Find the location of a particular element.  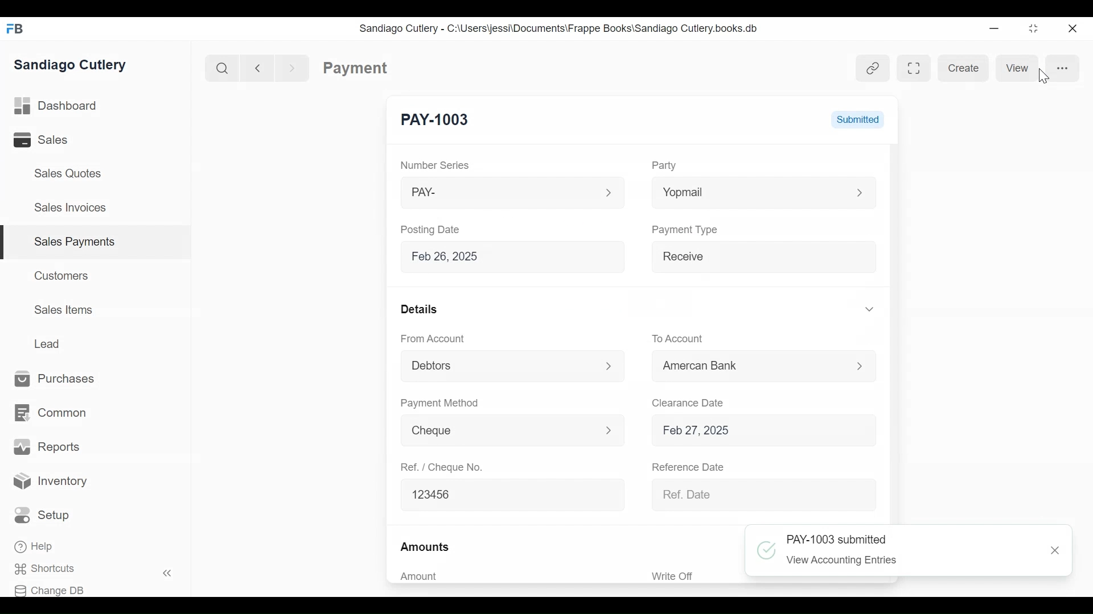

Feb 27, 2025 is located at coordinates (762, 431).